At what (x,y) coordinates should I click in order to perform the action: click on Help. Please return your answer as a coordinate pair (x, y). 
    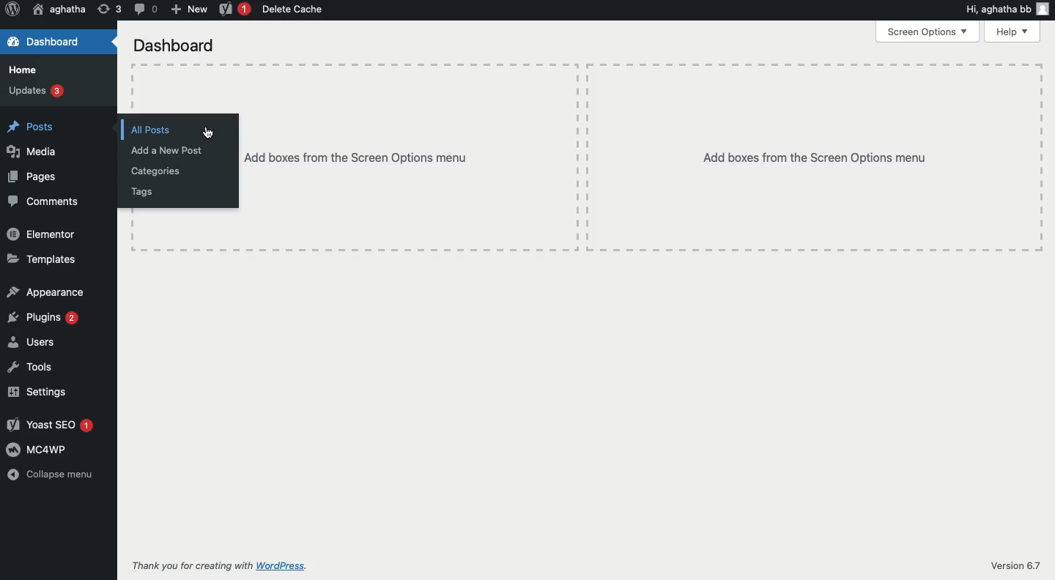
    Looking at the image, I should click on (1011, 31).